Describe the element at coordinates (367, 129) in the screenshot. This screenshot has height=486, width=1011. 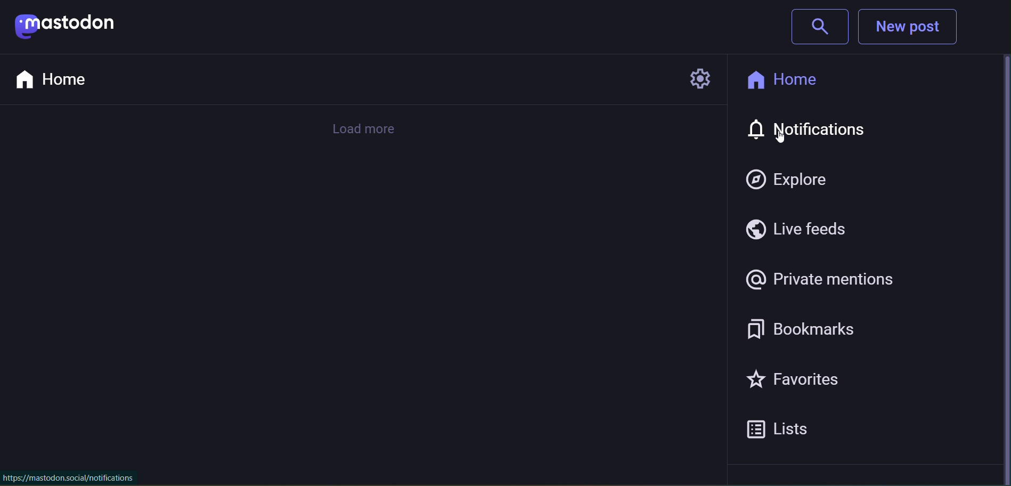
I see `Load More` at that location.